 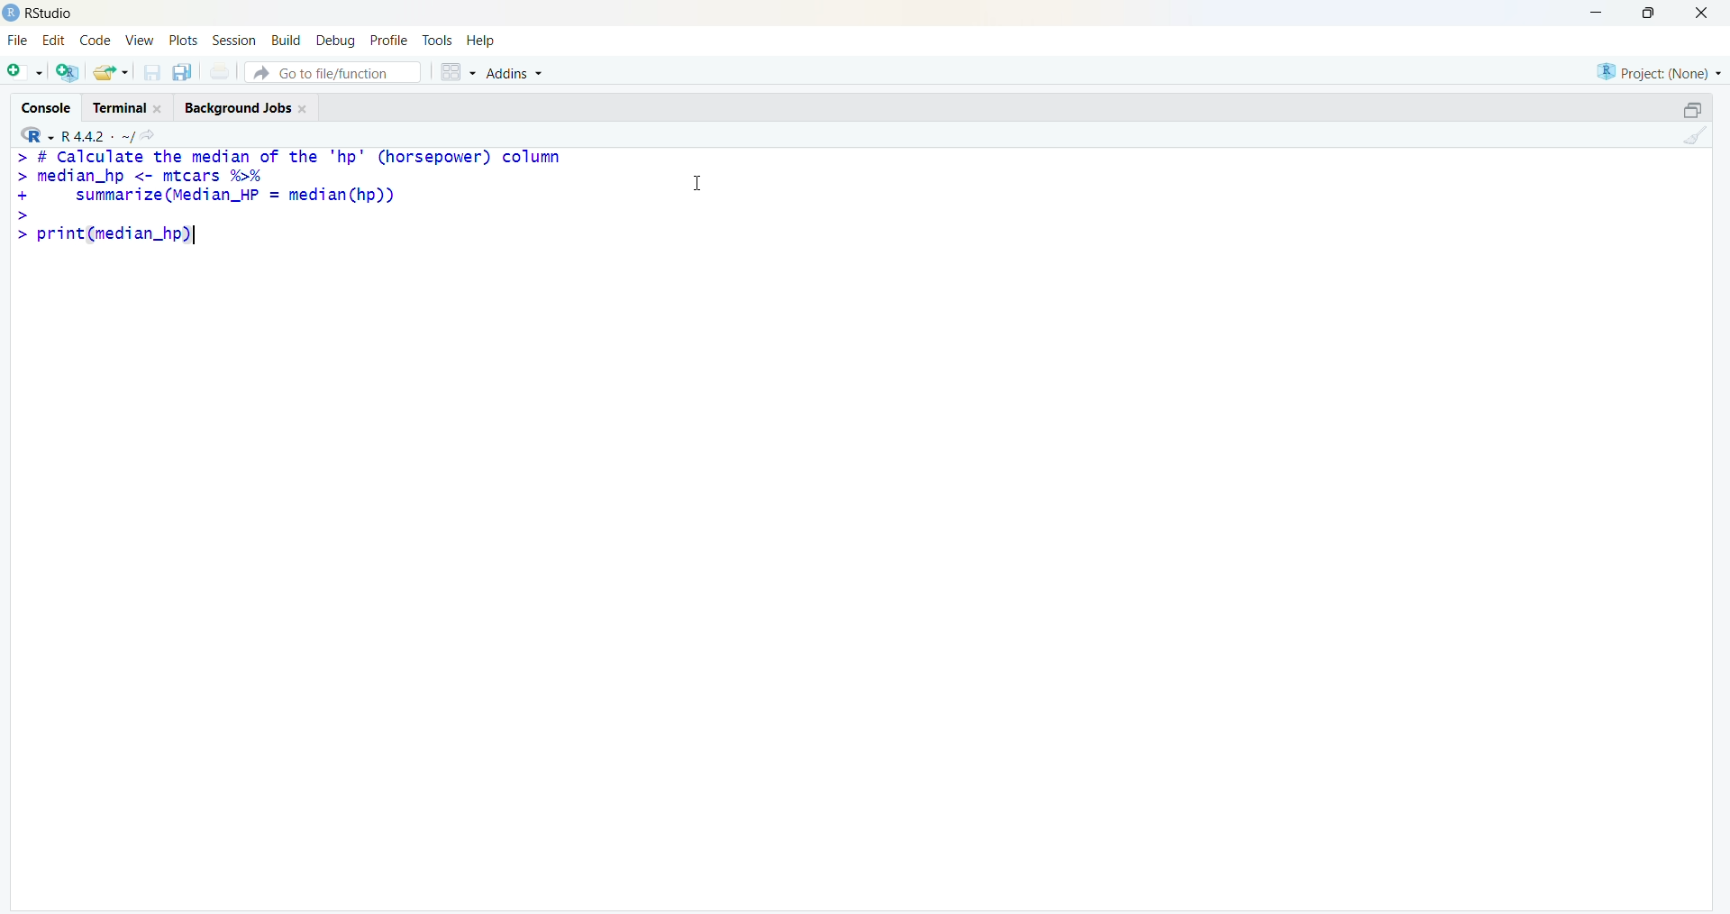 What do you see at coordinates (697, 185) in the screenshot?
I see `cursor` at bounding box center [697, 185].